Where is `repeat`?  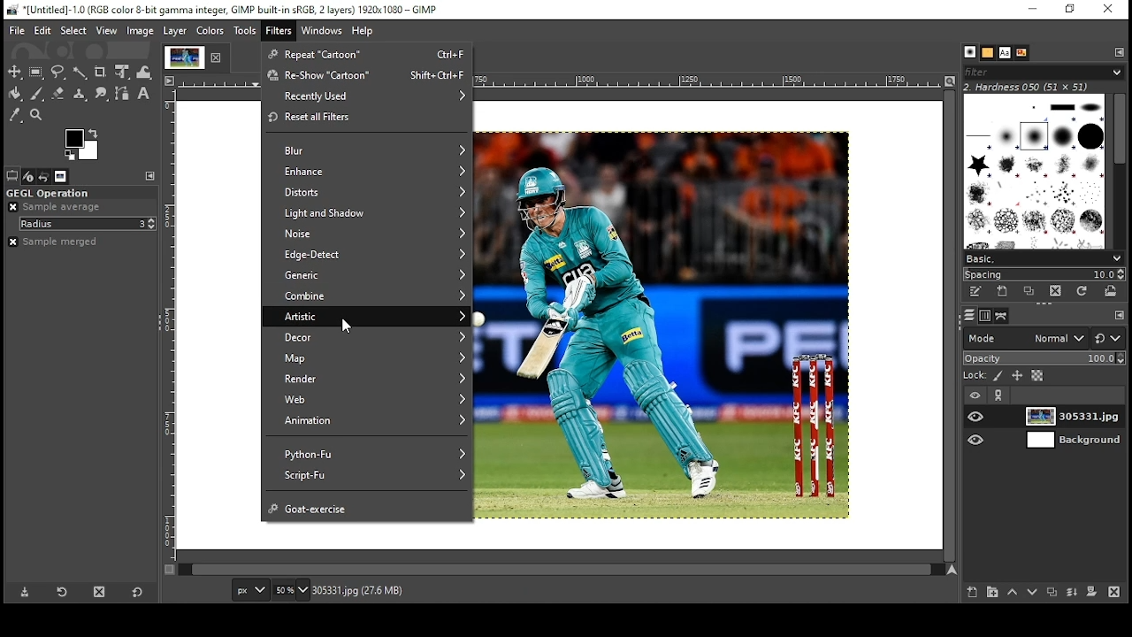
repeat is located at coordinates (369, 54).